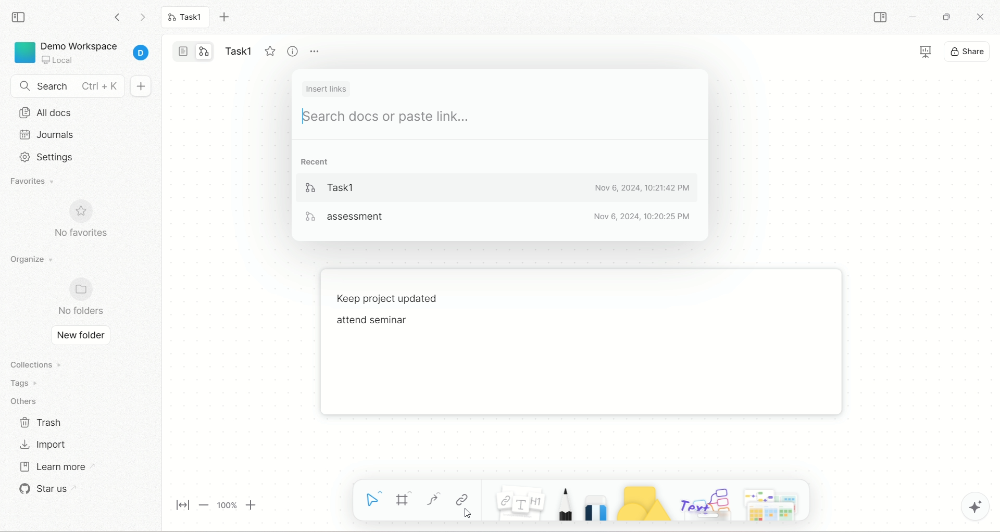 Image resolution: width=1000 pixels, height=532 pixels. I want to click on select, so click(370, 500).